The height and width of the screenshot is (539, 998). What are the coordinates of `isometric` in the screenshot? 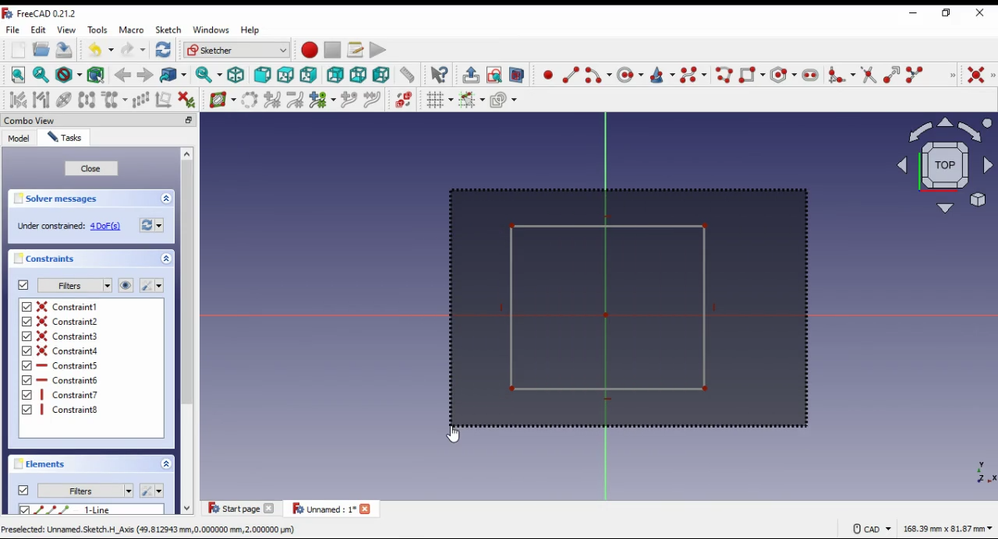 It's located at (236, 75).